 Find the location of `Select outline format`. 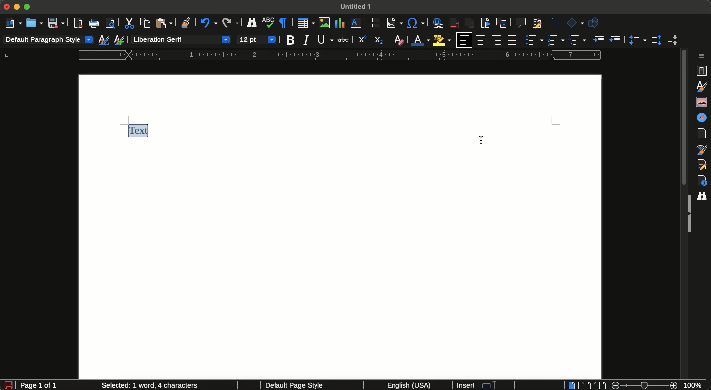

Select outline format is located at coordinates (577, 40).